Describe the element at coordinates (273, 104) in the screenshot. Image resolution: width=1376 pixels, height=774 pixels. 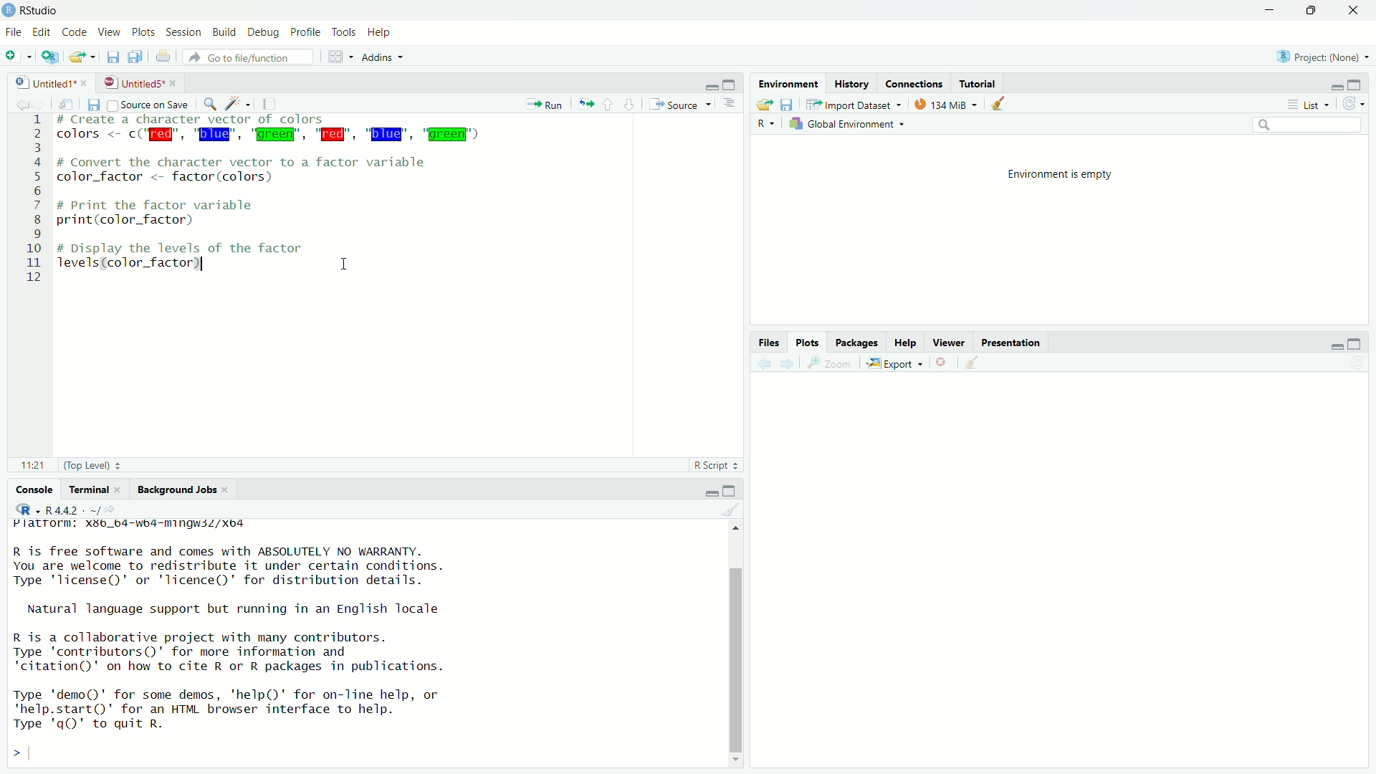
I see `compile report` at that location.